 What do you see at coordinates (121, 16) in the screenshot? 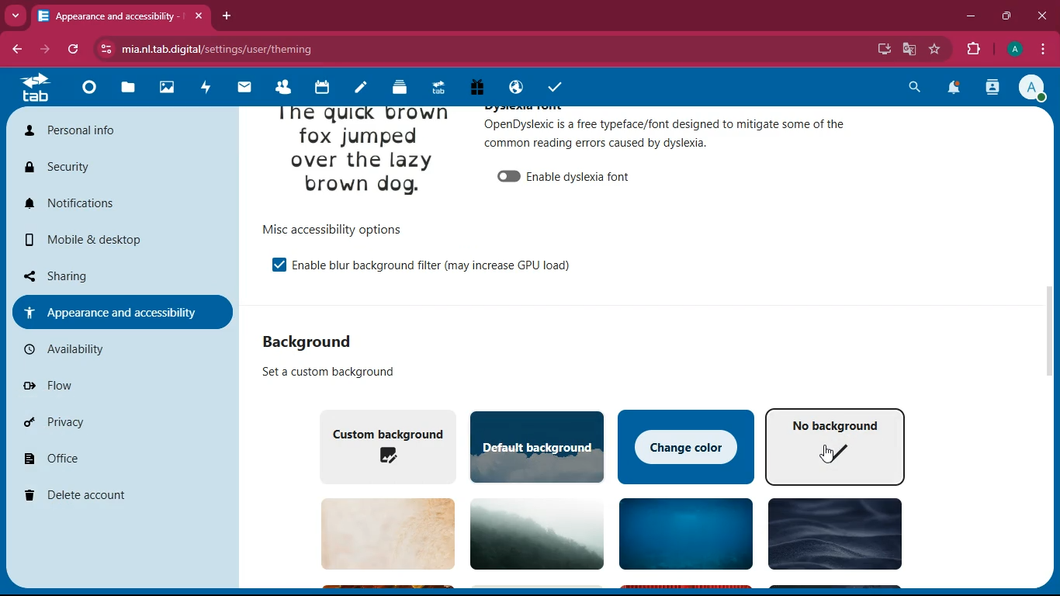
I see `tab` at bounding box center [121, 16].